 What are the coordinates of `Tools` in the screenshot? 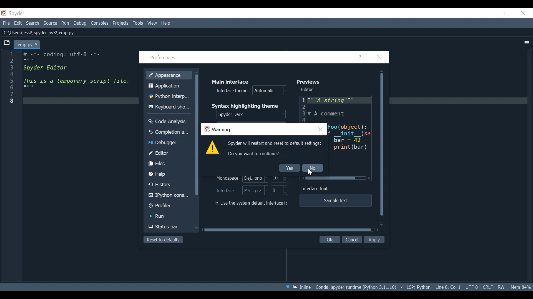 It's located at (138, 23).